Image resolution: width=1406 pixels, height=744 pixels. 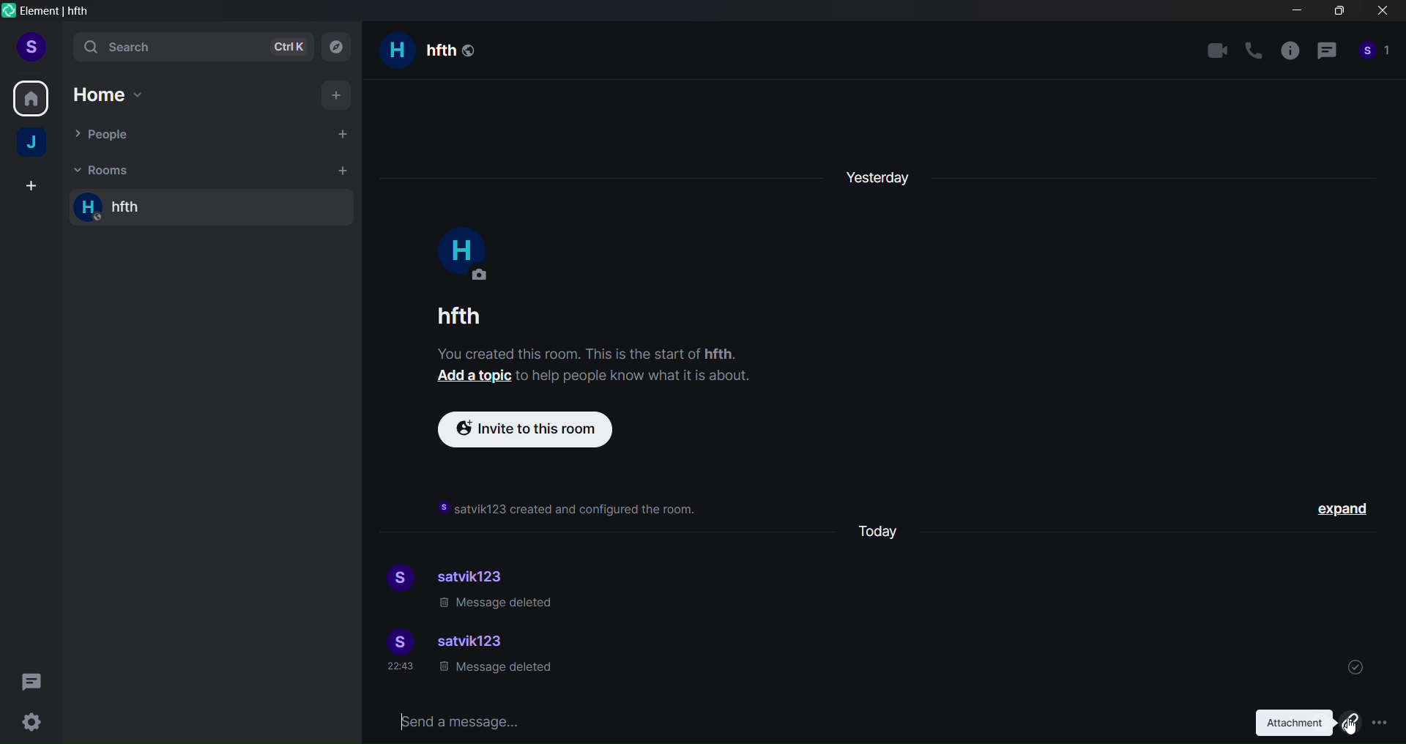 I want to click on text, so click(x=602, y=368).